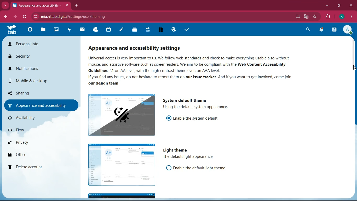 Image resolution: width=357 pixels, height=201 pixels. What do you see at coordinates (160, 29) in the screenshot?
I see `gift` at bounding box center [160, 29].